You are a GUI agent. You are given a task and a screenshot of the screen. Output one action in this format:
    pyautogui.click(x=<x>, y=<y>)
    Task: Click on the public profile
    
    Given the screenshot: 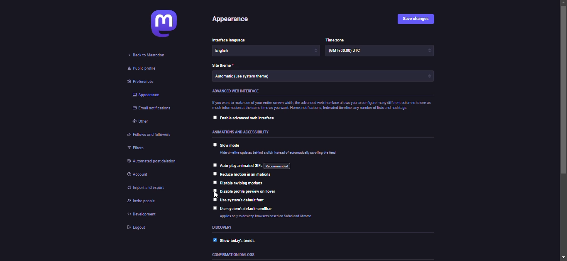 What is the action you would take?
    pyautogui.click(x=142, y=69)
    